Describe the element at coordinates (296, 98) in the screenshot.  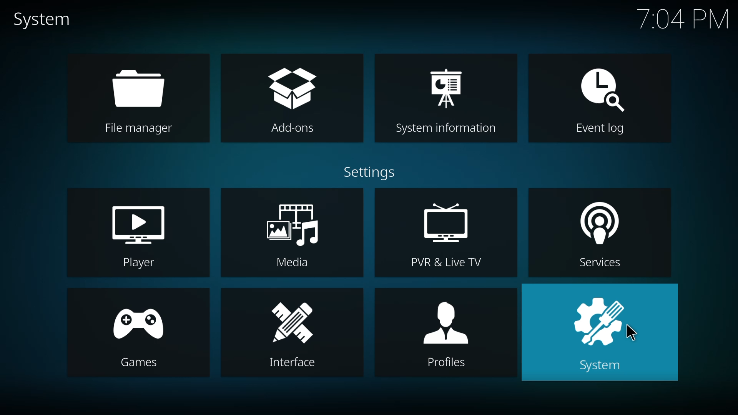
I see `add-ons` at that location.